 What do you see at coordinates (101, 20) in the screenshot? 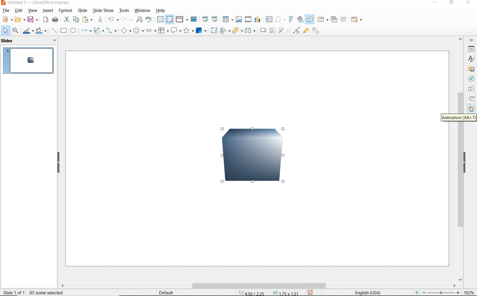
I see `clone formatting` at bounding box center [101, 20].